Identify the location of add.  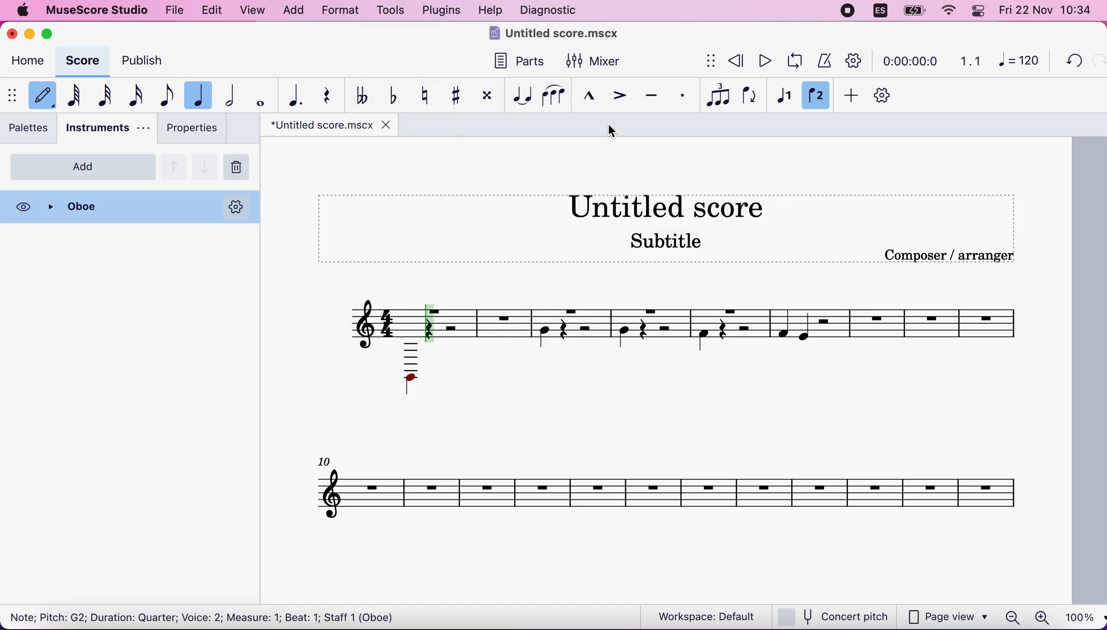
(297, 11).